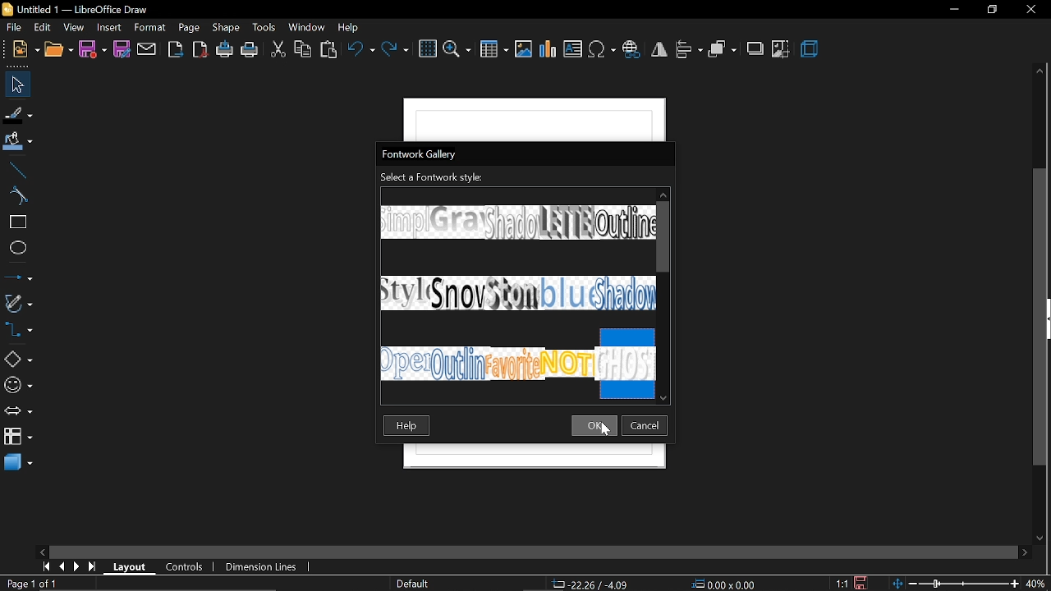 Image resolution: width=1051 pixels, height=591 pixels. What do you see at coordinates (516, 284) in the screenshot?
I see `fontwork styles` at bounding box center [516, 284].